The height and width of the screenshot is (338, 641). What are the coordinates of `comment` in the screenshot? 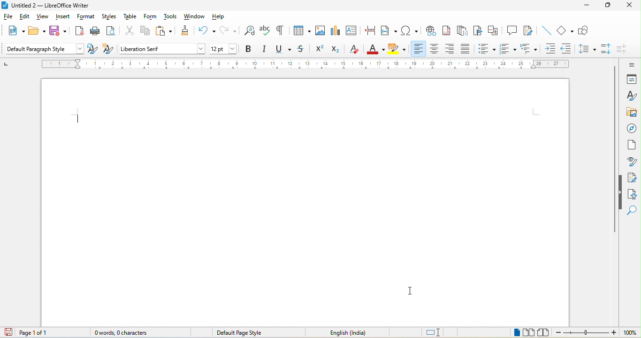 It's located at (511, 31).